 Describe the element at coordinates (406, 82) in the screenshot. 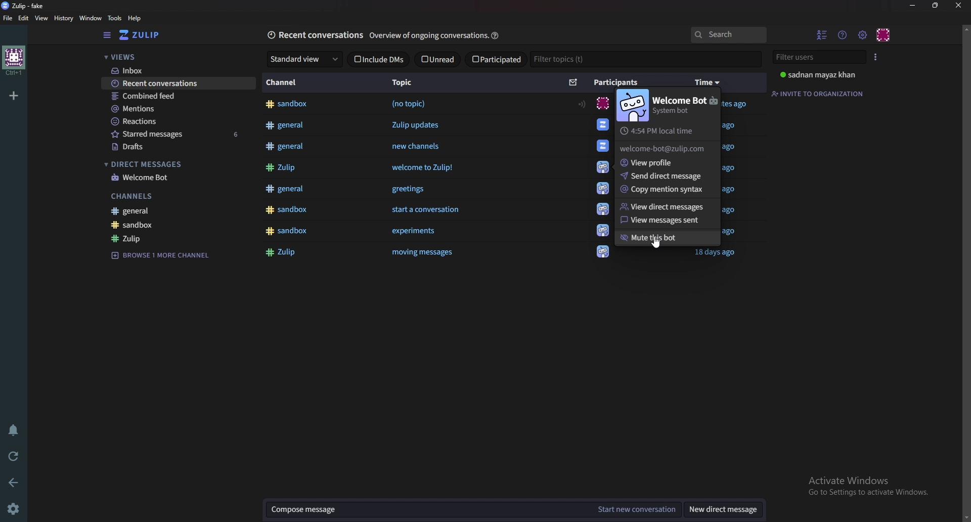

I see `Topic` at that location.